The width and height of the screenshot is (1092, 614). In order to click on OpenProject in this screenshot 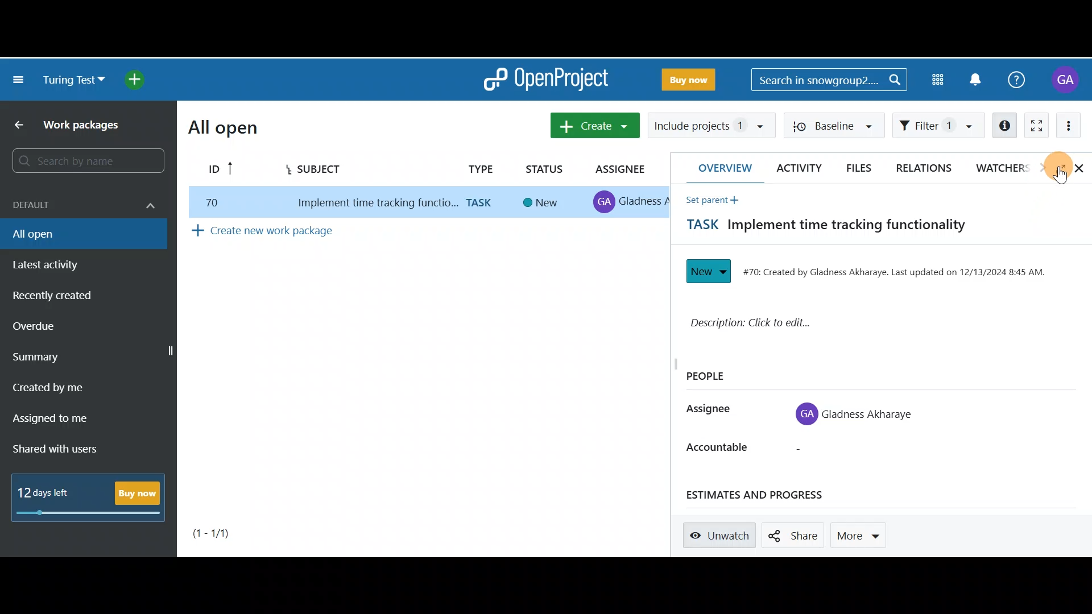, I will do `click(545, 80)`.